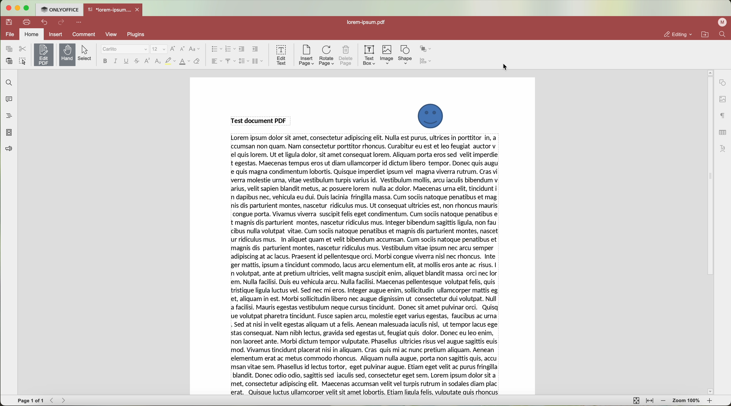 The width and height of the screenshot is (731, 406). I want to click on navigate arrows, so click(59, 401).